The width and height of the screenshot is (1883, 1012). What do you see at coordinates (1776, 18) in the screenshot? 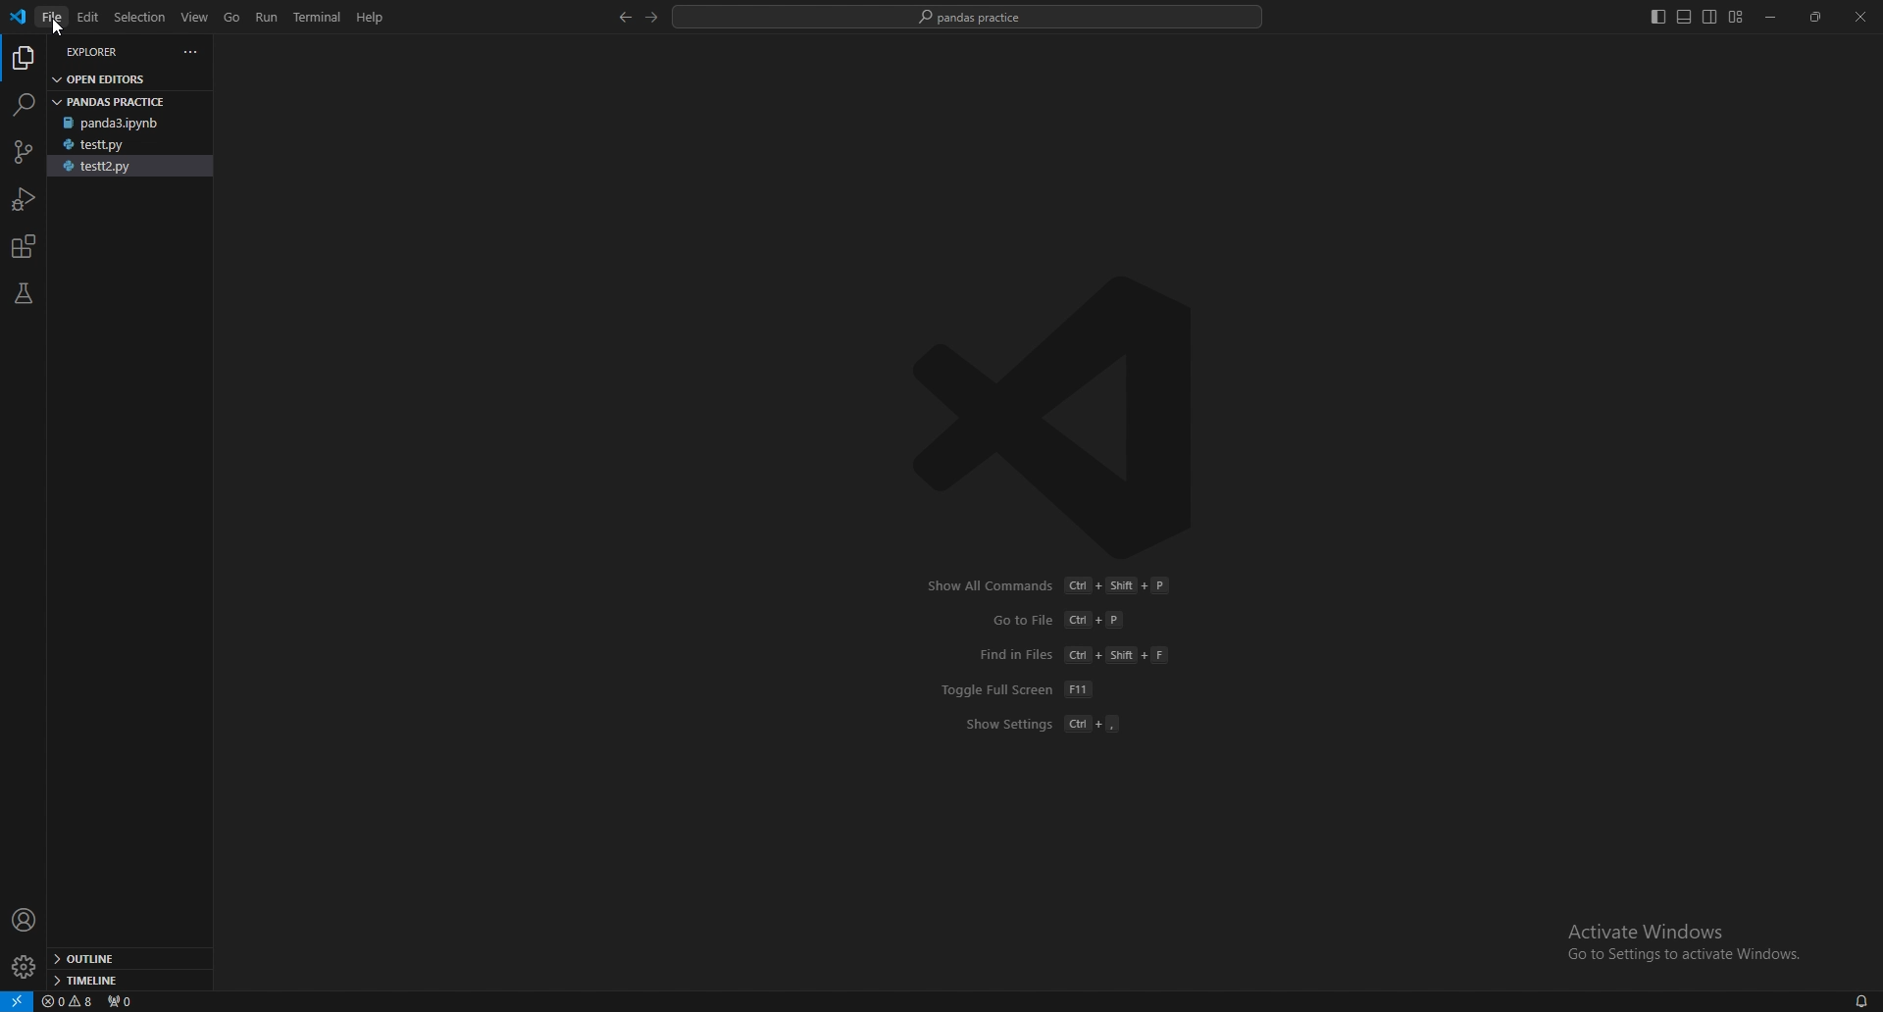
I see `minimize` at bounding box center [1776, 18].